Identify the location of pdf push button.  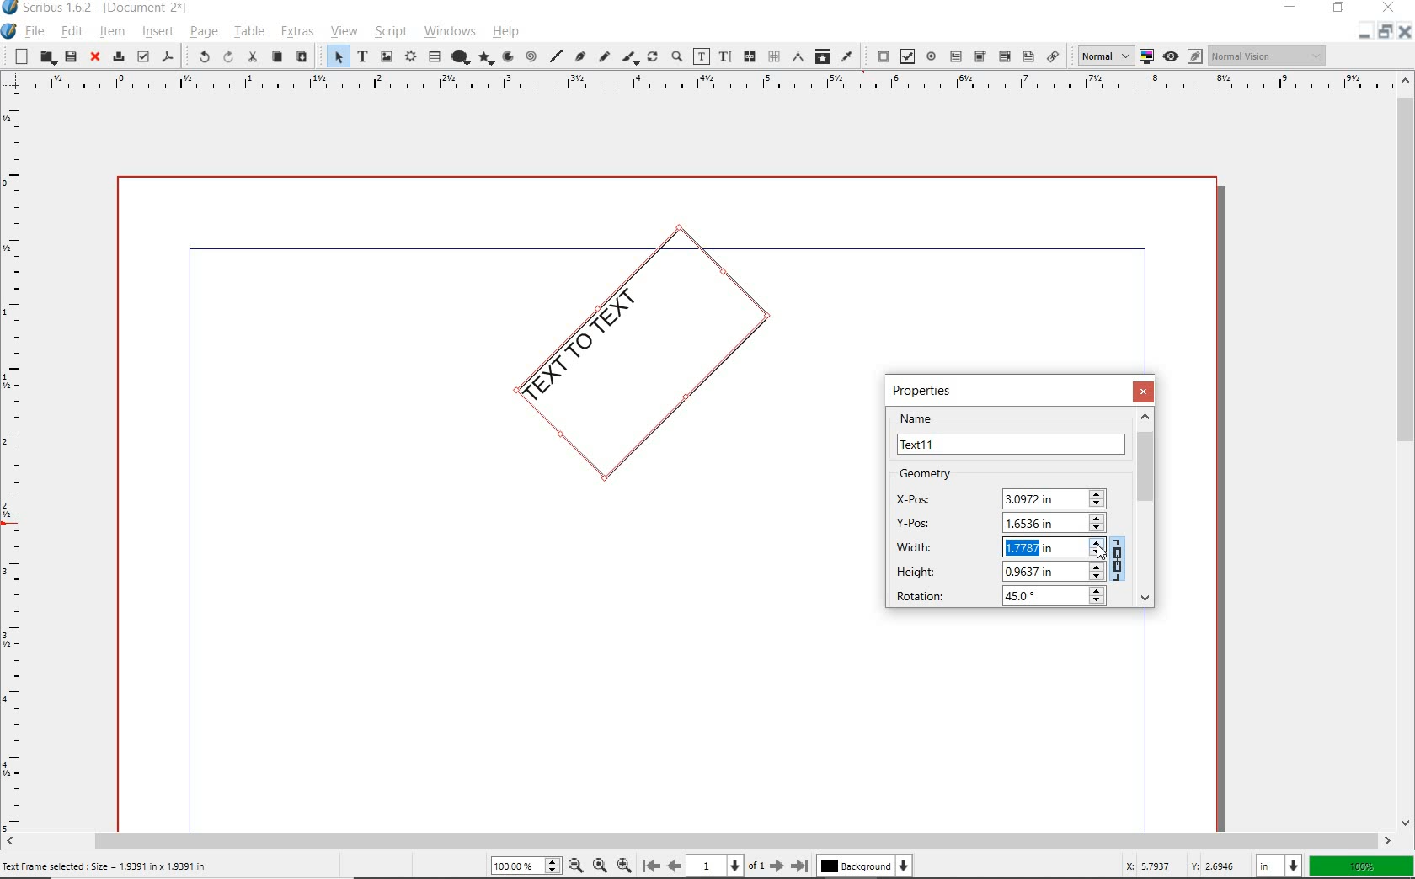
(878, 56).